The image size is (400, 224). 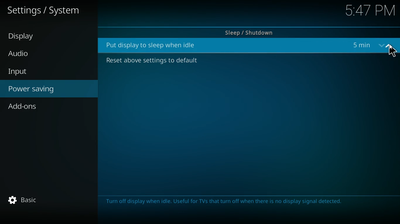 What do you see at coordinates (23, 199) in the screenshot?
I see `basic` at bounding box center [23, 199].